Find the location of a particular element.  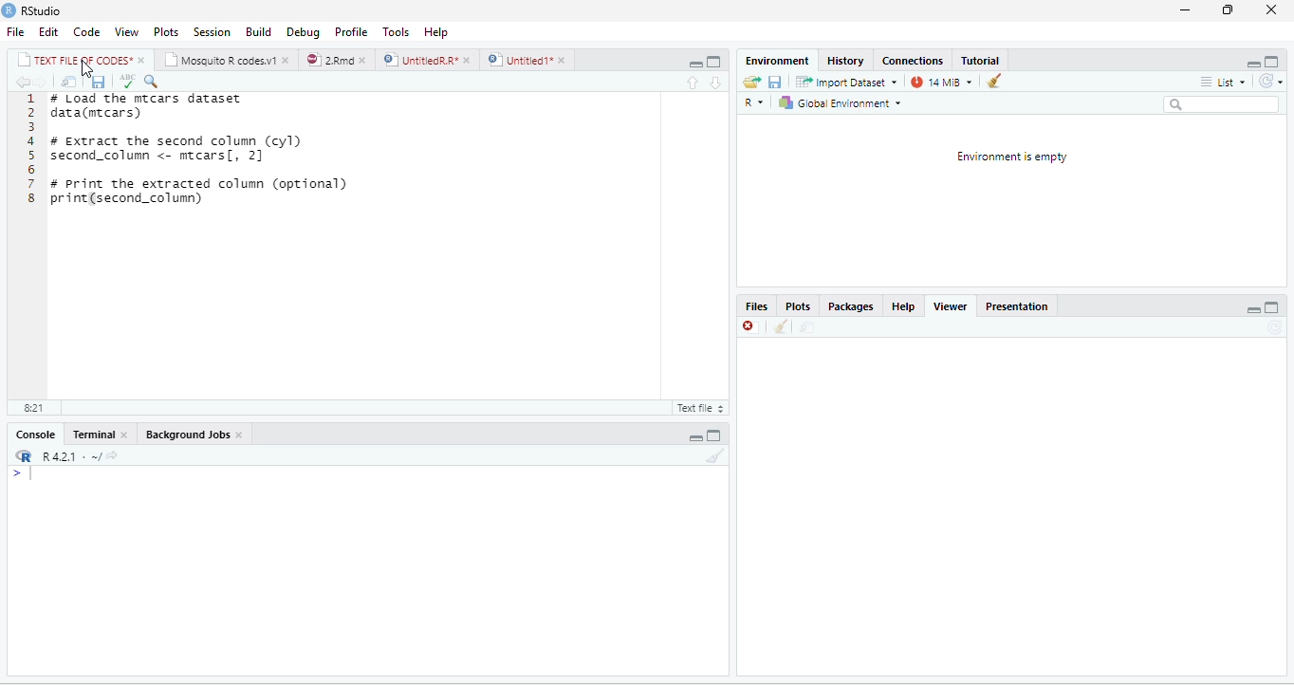

close is located at coordinates (364, 59).